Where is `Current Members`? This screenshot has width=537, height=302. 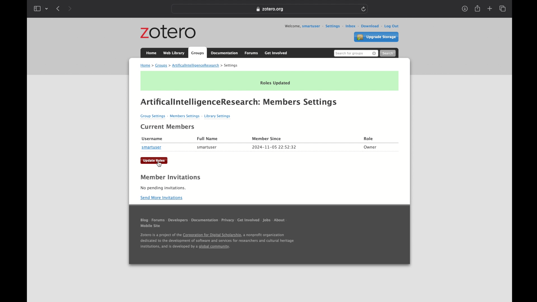
Current Members is located at coordinates (174, 127).